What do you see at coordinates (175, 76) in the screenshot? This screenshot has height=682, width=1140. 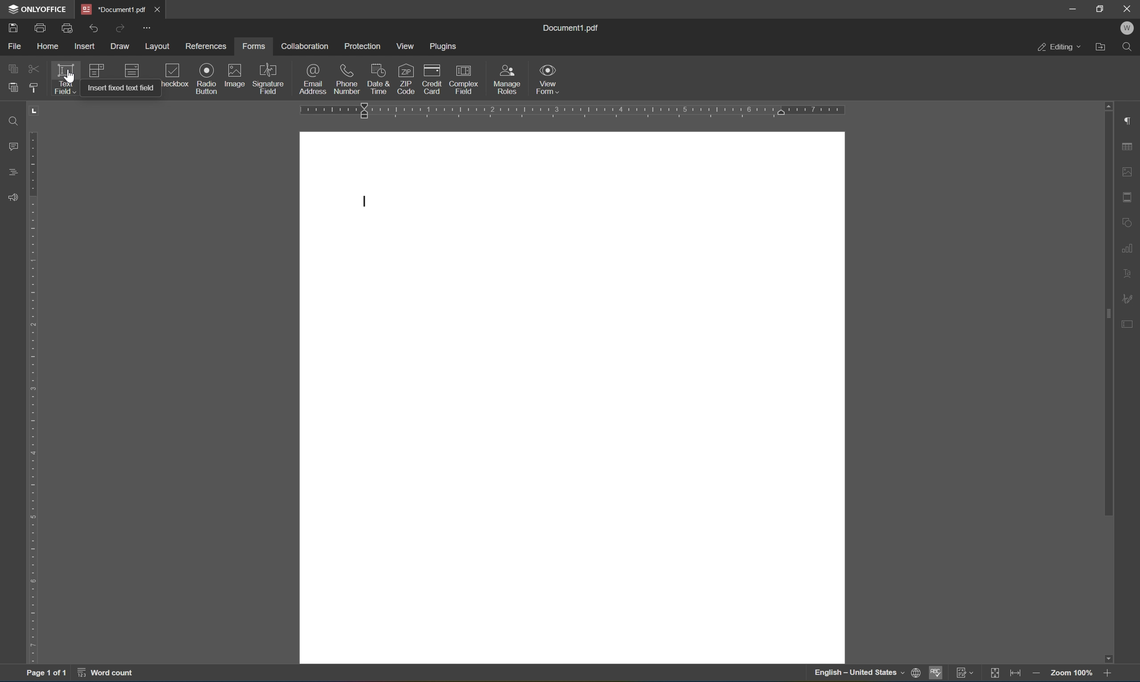 I see `checkbox` at bounding box center [175, 76].